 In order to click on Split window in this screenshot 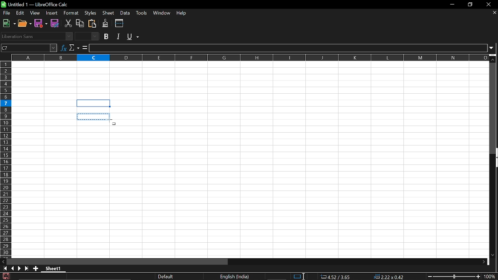, I will do `click(119, 23)`.